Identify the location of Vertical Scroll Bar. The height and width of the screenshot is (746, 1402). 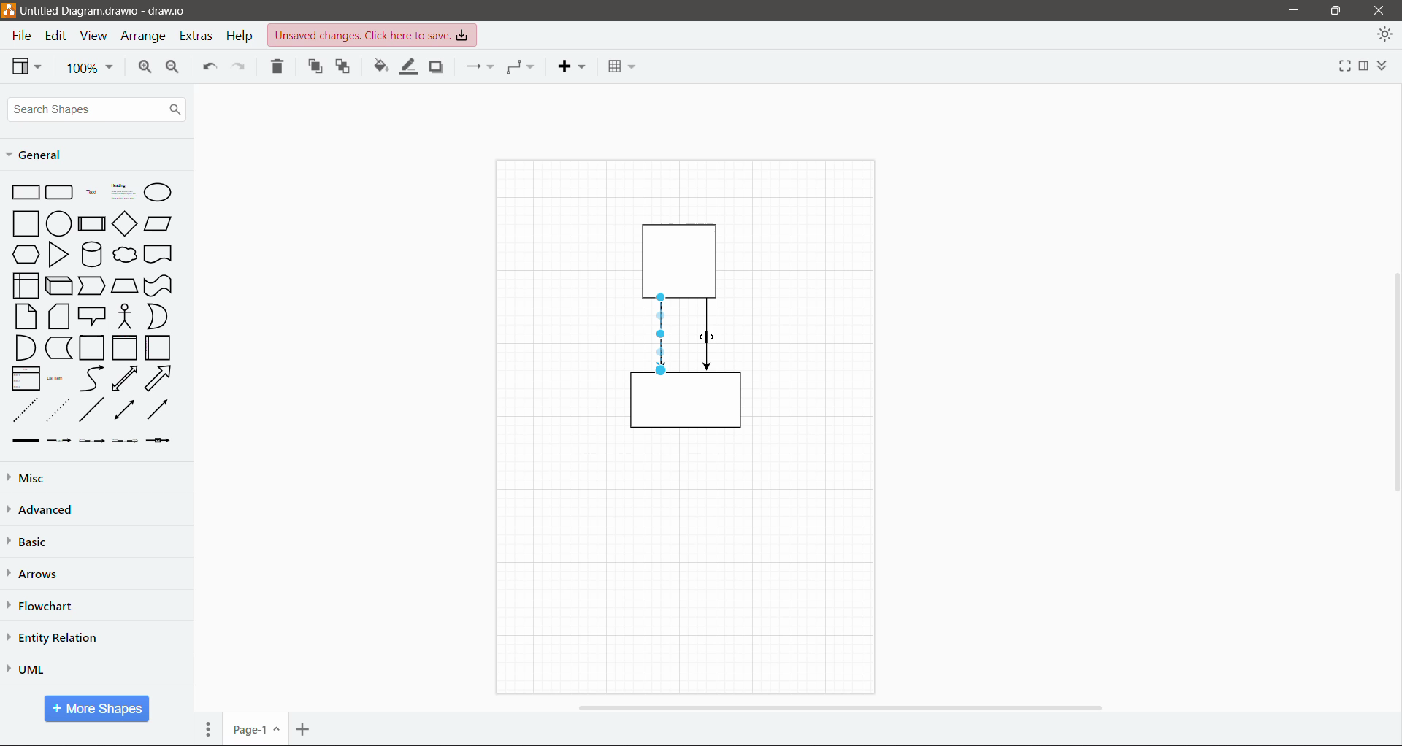
(1393, 382).